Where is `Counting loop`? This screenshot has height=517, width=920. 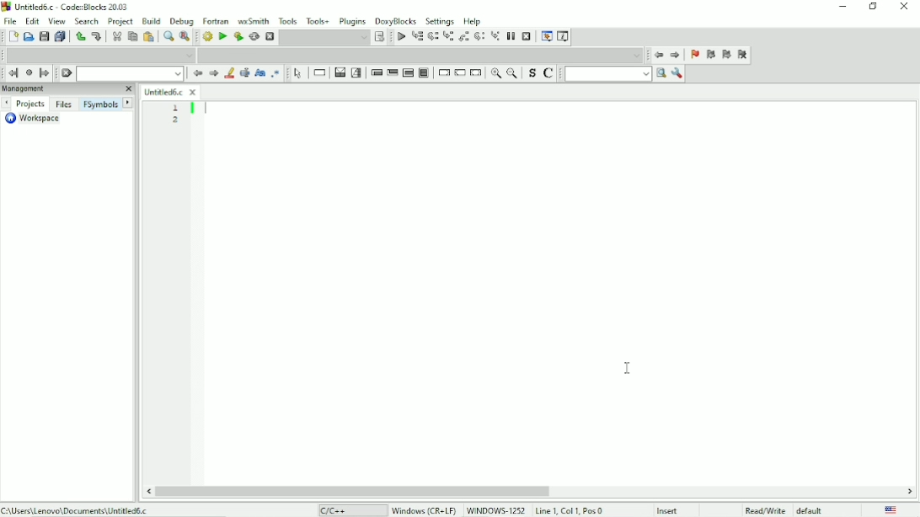
Counting loop is located at coordinates (408, 72).